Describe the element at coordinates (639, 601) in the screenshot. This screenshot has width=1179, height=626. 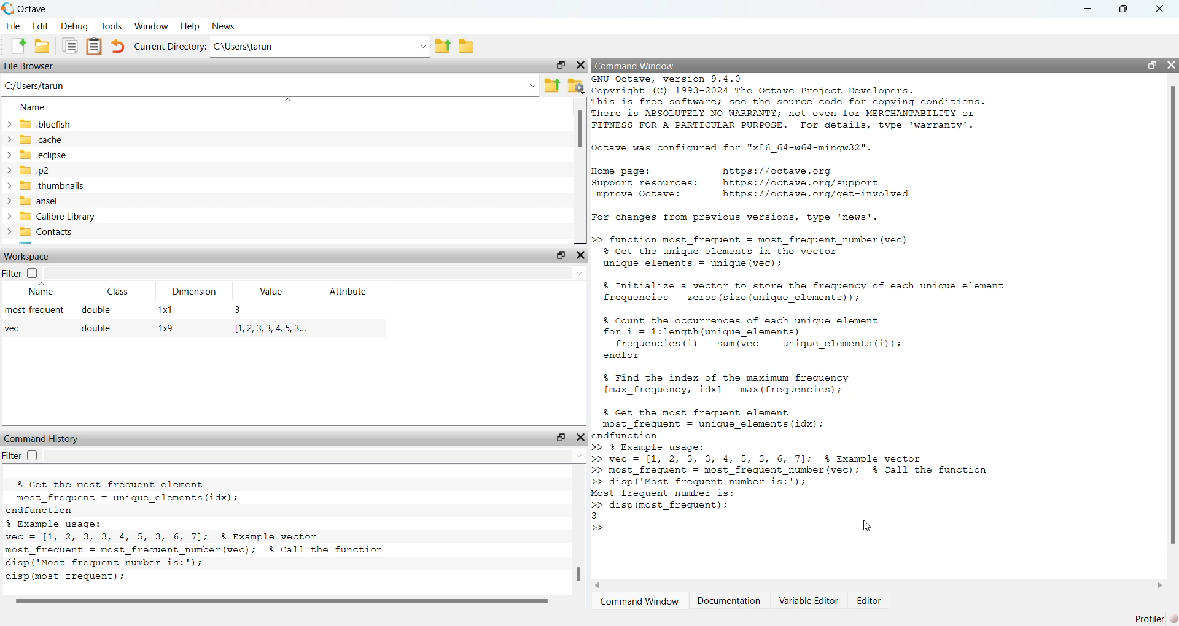
I see `Command Window` at that location.